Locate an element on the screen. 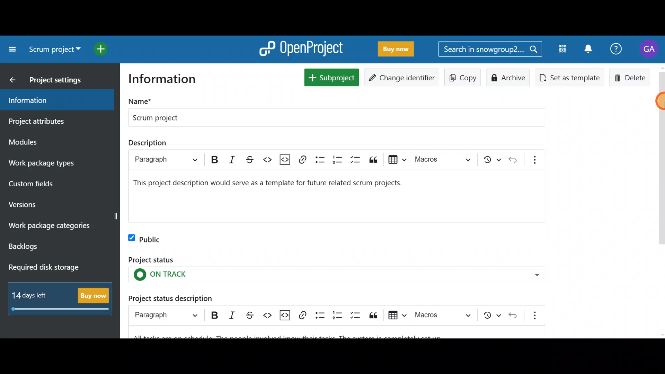  Select a project is located at coordinates (56, 52).